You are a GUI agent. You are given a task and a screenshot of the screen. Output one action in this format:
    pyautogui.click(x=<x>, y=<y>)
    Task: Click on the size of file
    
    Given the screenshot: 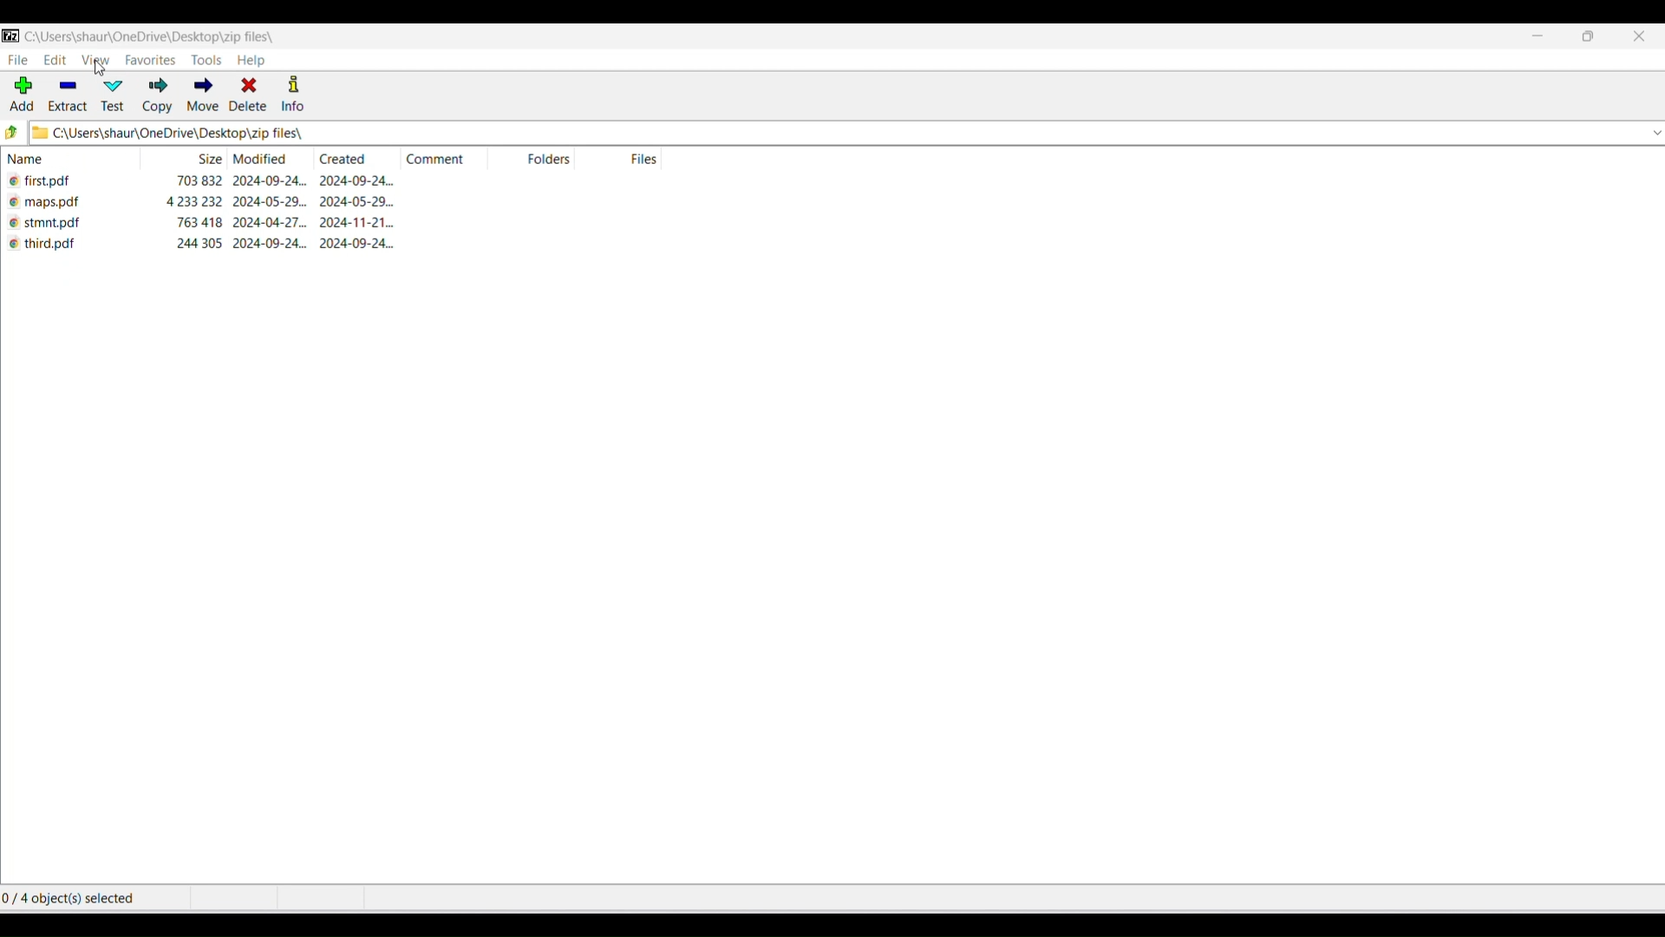 What is the action you would take?
    pyautogui.click(x=197, y=202)
    